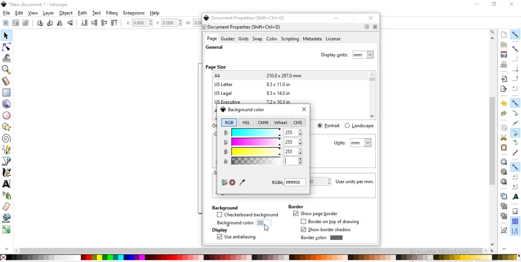 The height and width of the screenshot is (262, 521). What do you see at coordinates (7, 160) in the screenshot?
I see `draw bezier curves and straight lines` at bounding box center [7, 160].